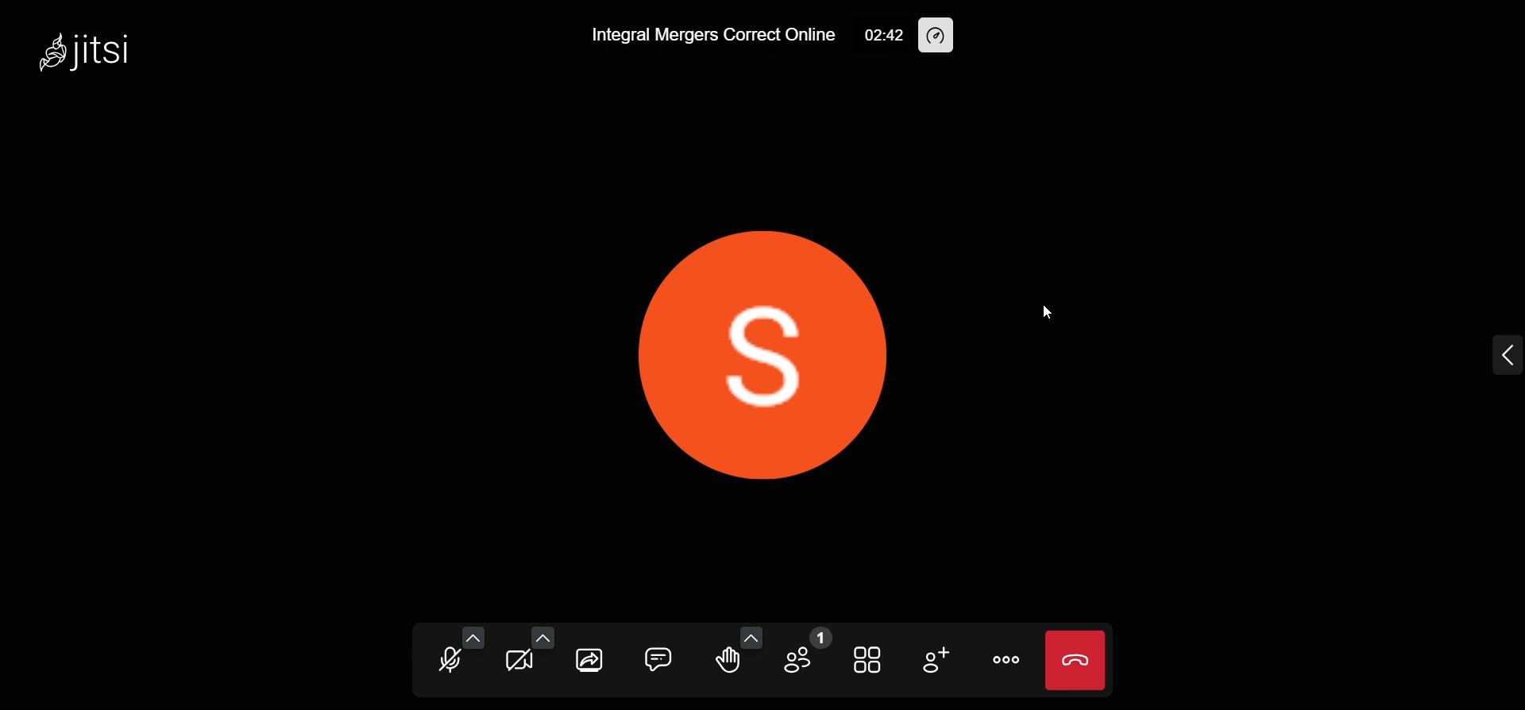 This screenshot has height=710, width=1525. I want to click on end meeting, so click(1075, 660).